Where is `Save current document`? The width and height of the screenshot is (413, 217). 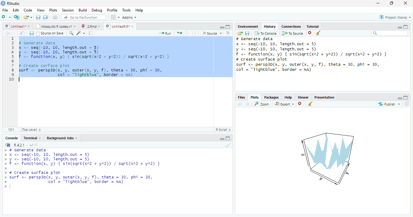 Save current document is located at coordinates (31, 33).